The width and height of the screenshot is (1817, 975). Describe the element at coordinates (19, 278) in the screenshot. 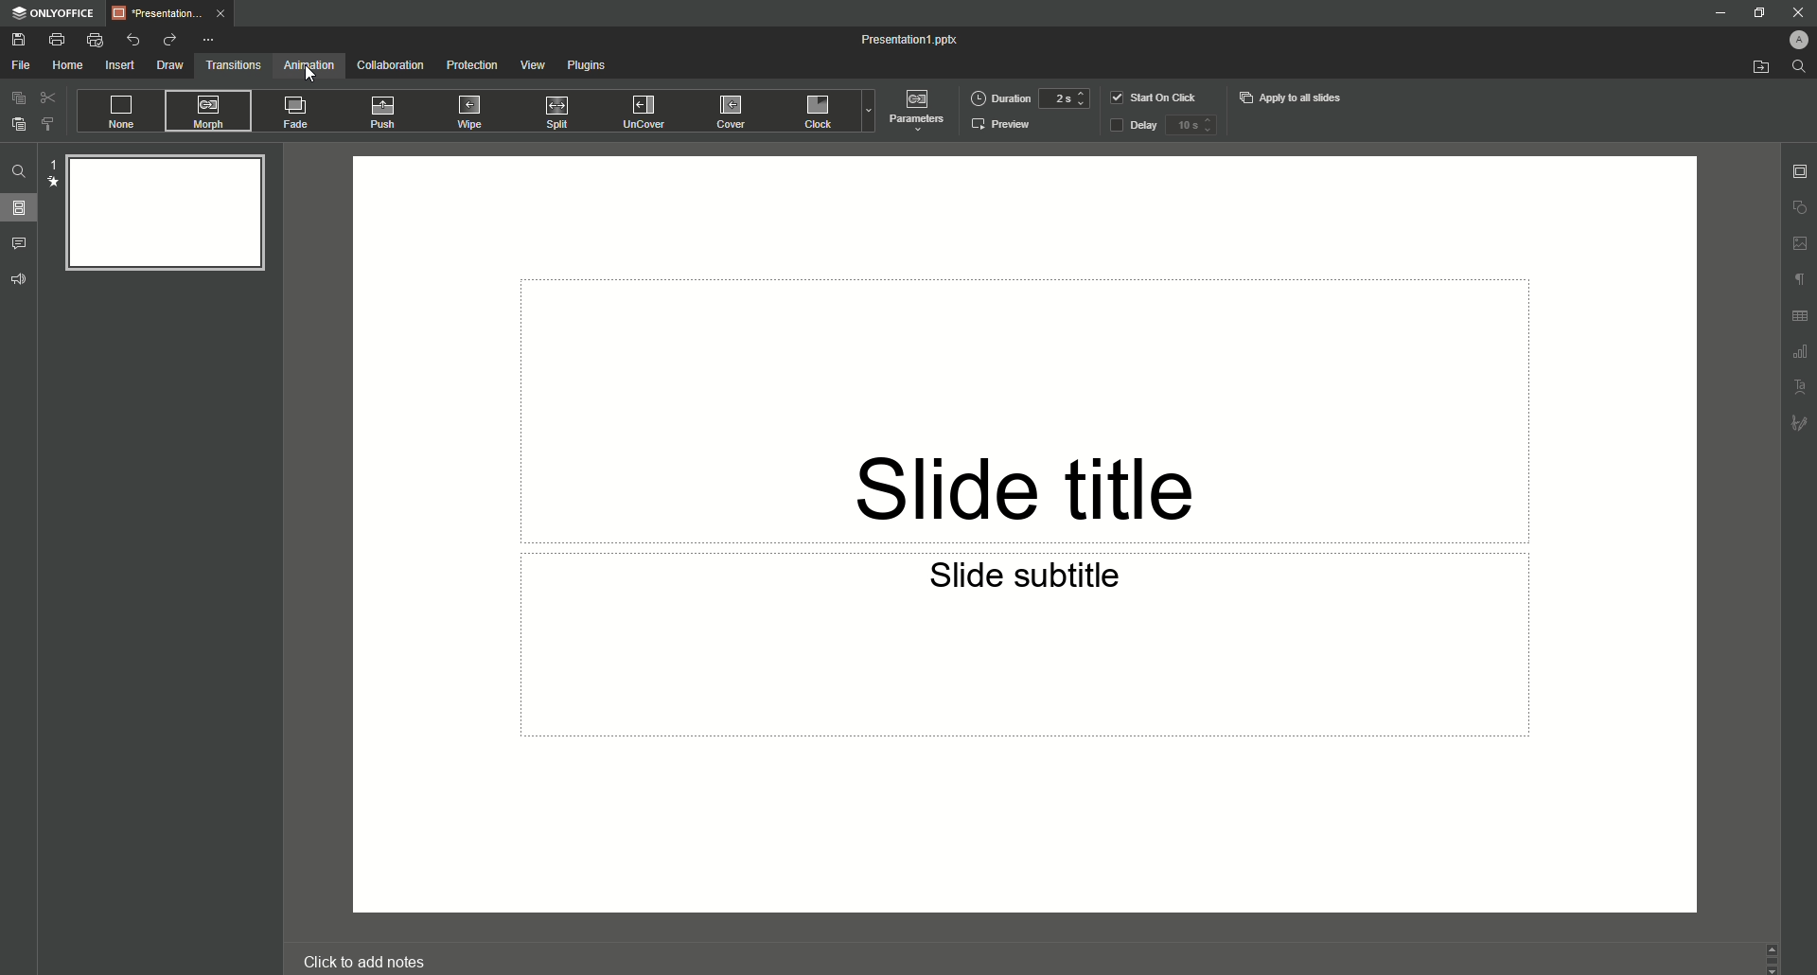

I see `Feedback` at that location.